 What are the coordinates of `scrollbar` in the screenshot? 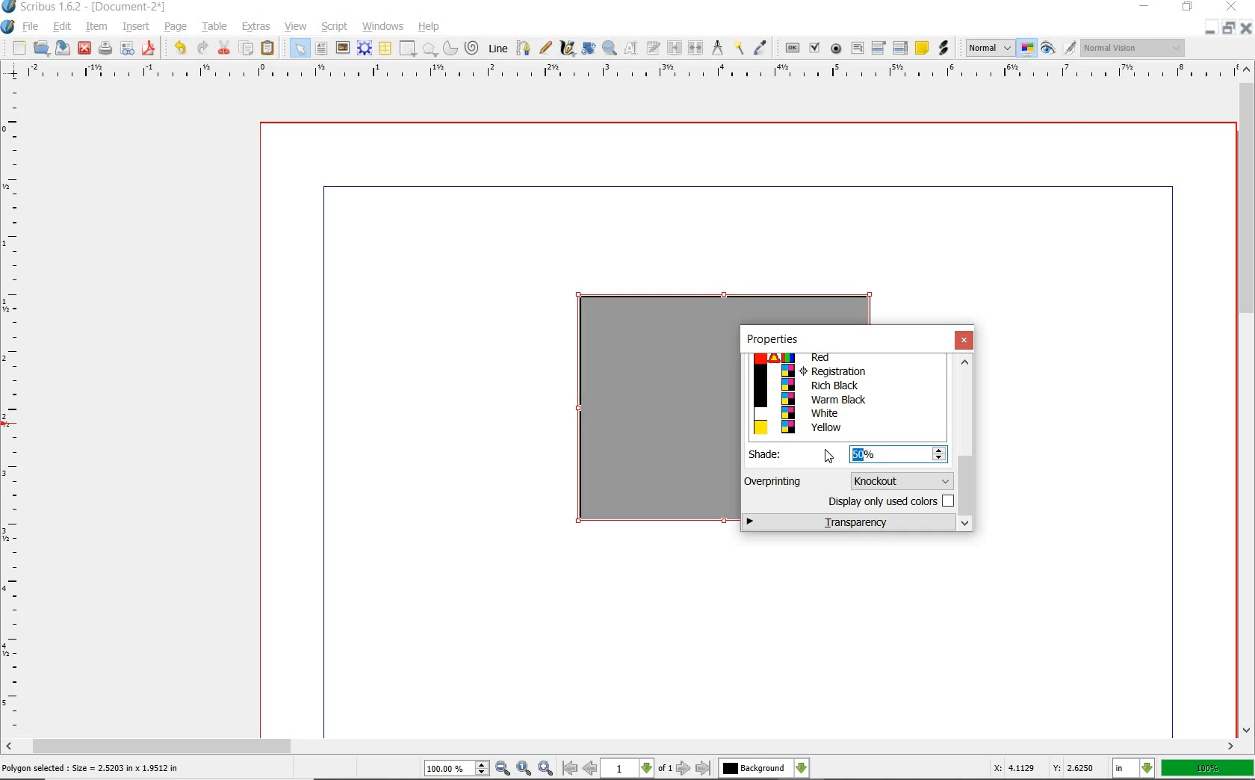 It's located at (621, 746).